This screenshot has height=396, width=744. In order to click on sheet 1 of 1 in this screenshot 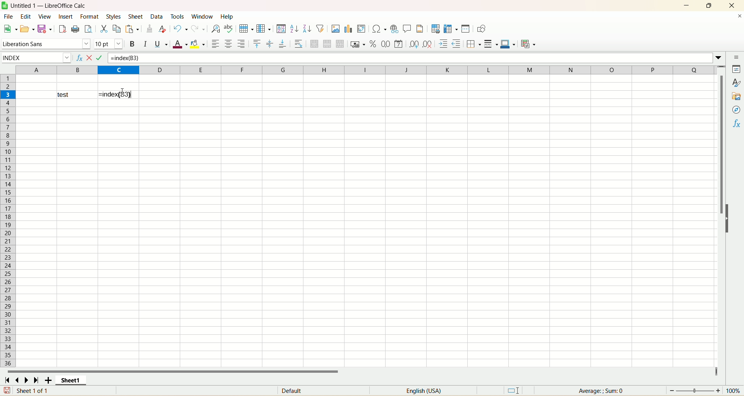, I will do `click(33, 390)`.